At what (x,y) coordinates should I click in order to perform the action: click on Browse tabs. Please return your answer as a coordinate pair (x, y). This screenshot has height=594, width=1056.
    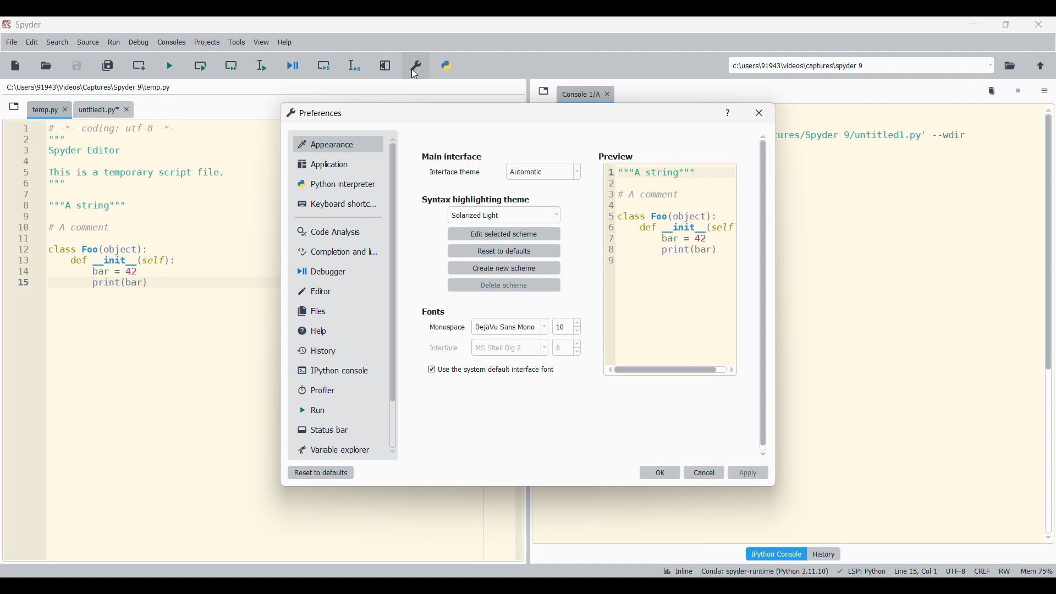
    Looking at the image, I should click on (543, 91).